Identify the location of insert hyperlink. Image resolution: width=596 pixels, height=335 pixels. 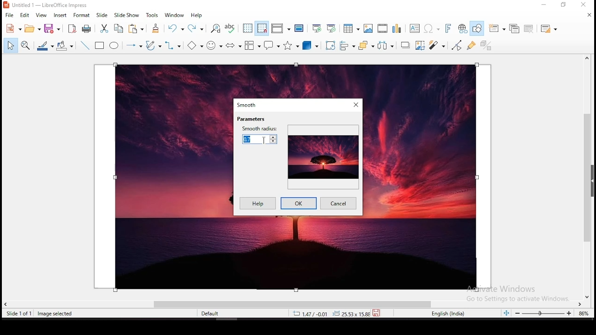
(464, 28).